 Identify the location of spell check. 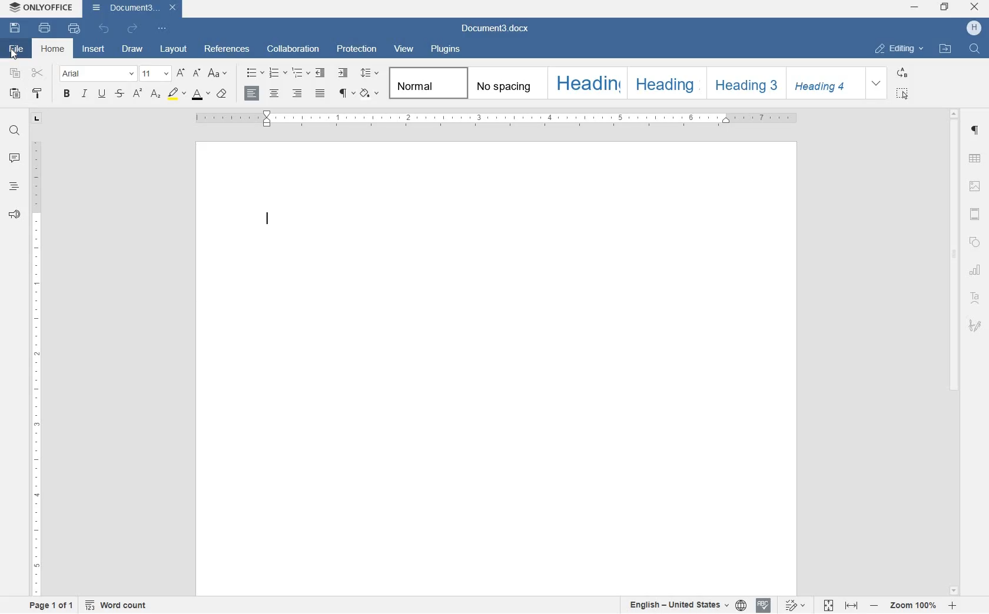
(764, 604).